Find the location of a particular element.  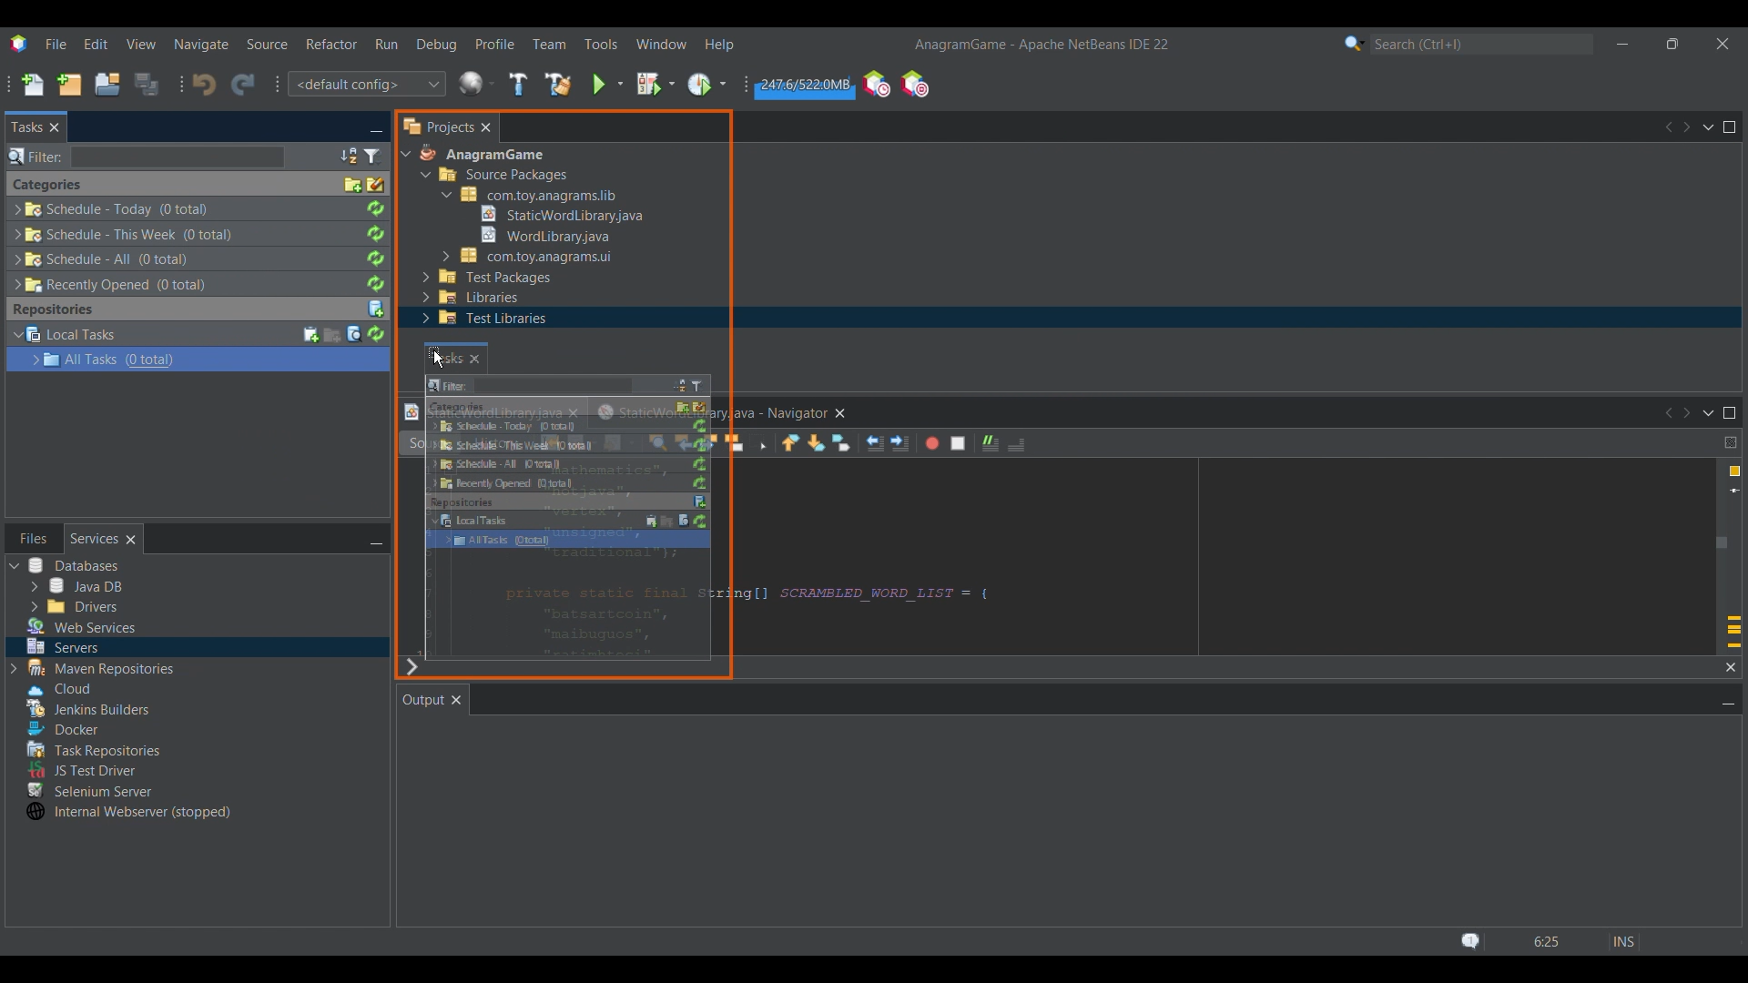

Software name and version is located at coordinates (1041, 46).